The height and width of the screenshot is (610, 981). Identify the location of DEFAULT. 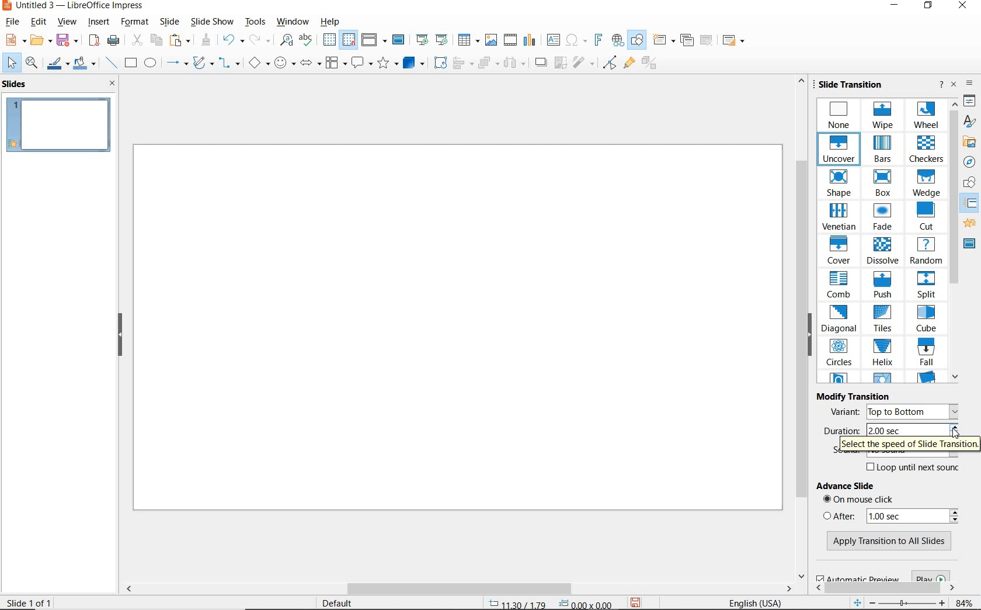
(340, 602).